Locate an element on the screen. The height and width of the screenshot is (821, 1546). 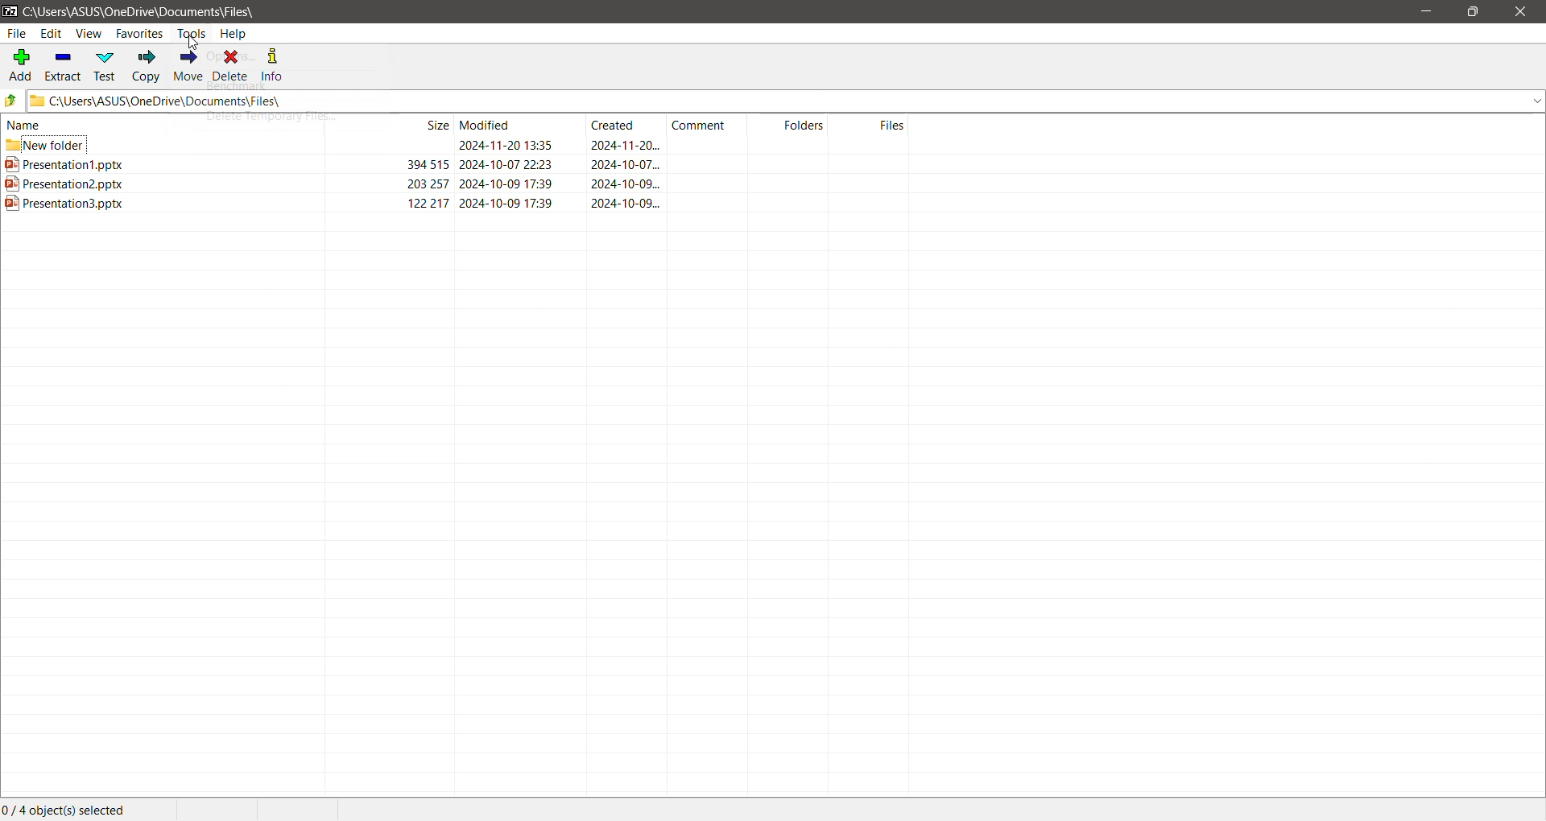
cursor is located at coordinates (196, 43).